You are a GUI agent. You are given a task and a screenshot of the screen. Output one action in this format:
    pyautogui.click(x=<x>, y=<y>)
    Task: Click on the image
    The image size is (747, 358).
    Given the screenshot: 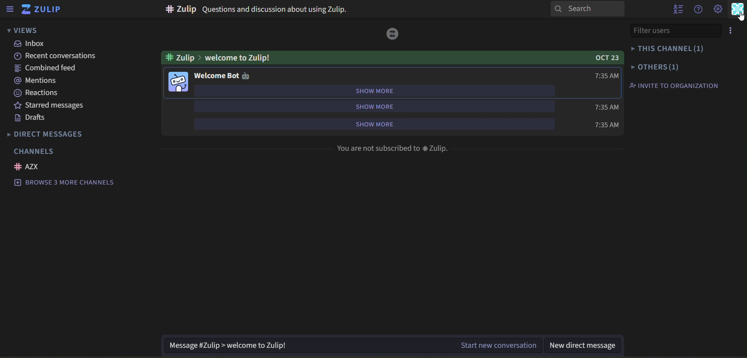 What is the action you would take?
    pyautogui.click(x=179, y=83)
    